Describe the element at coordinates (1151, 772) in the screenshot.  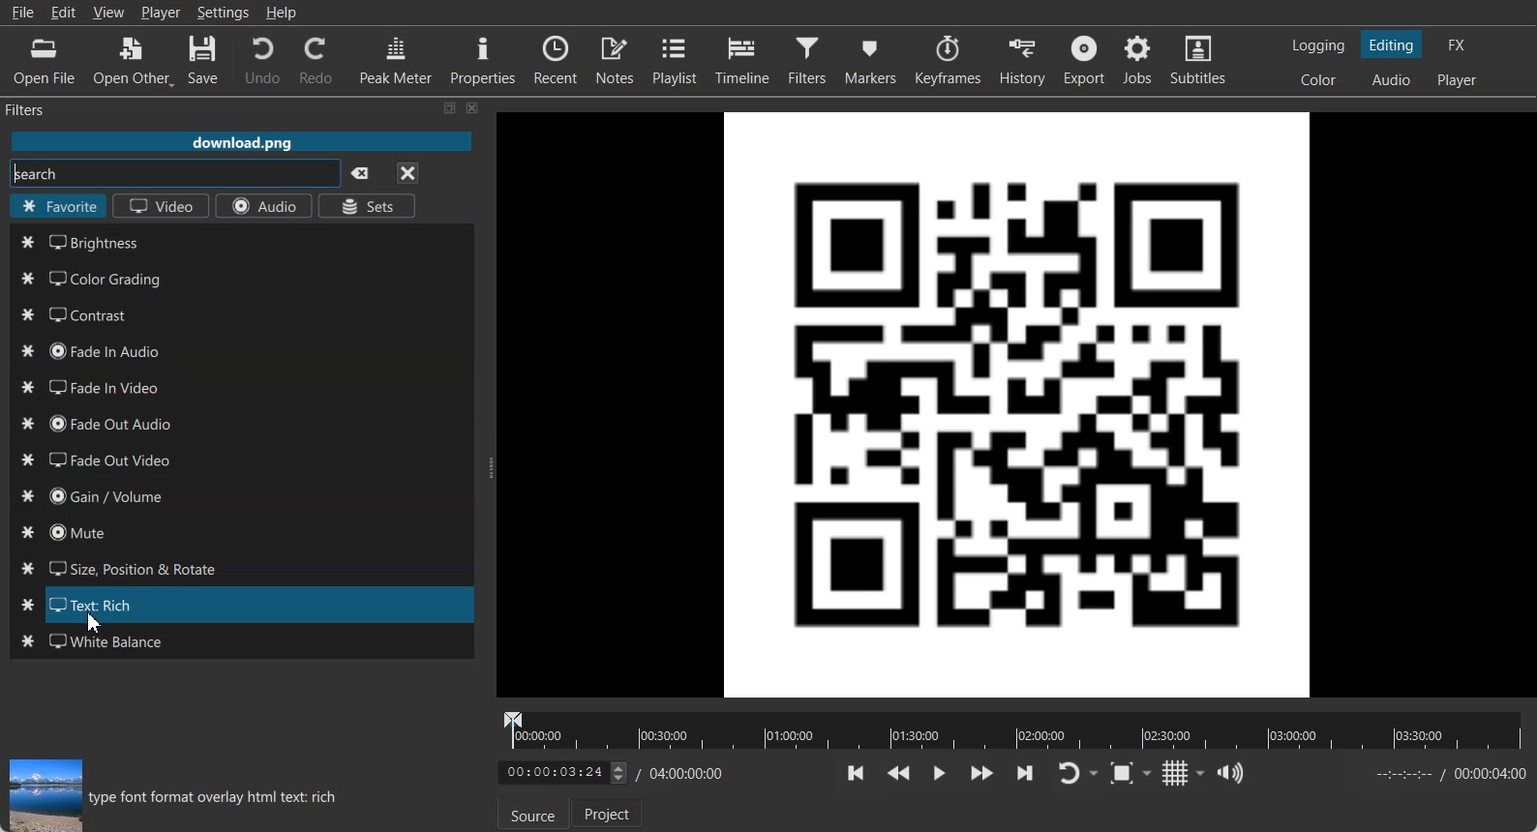
I see `Drop down box` at that location.